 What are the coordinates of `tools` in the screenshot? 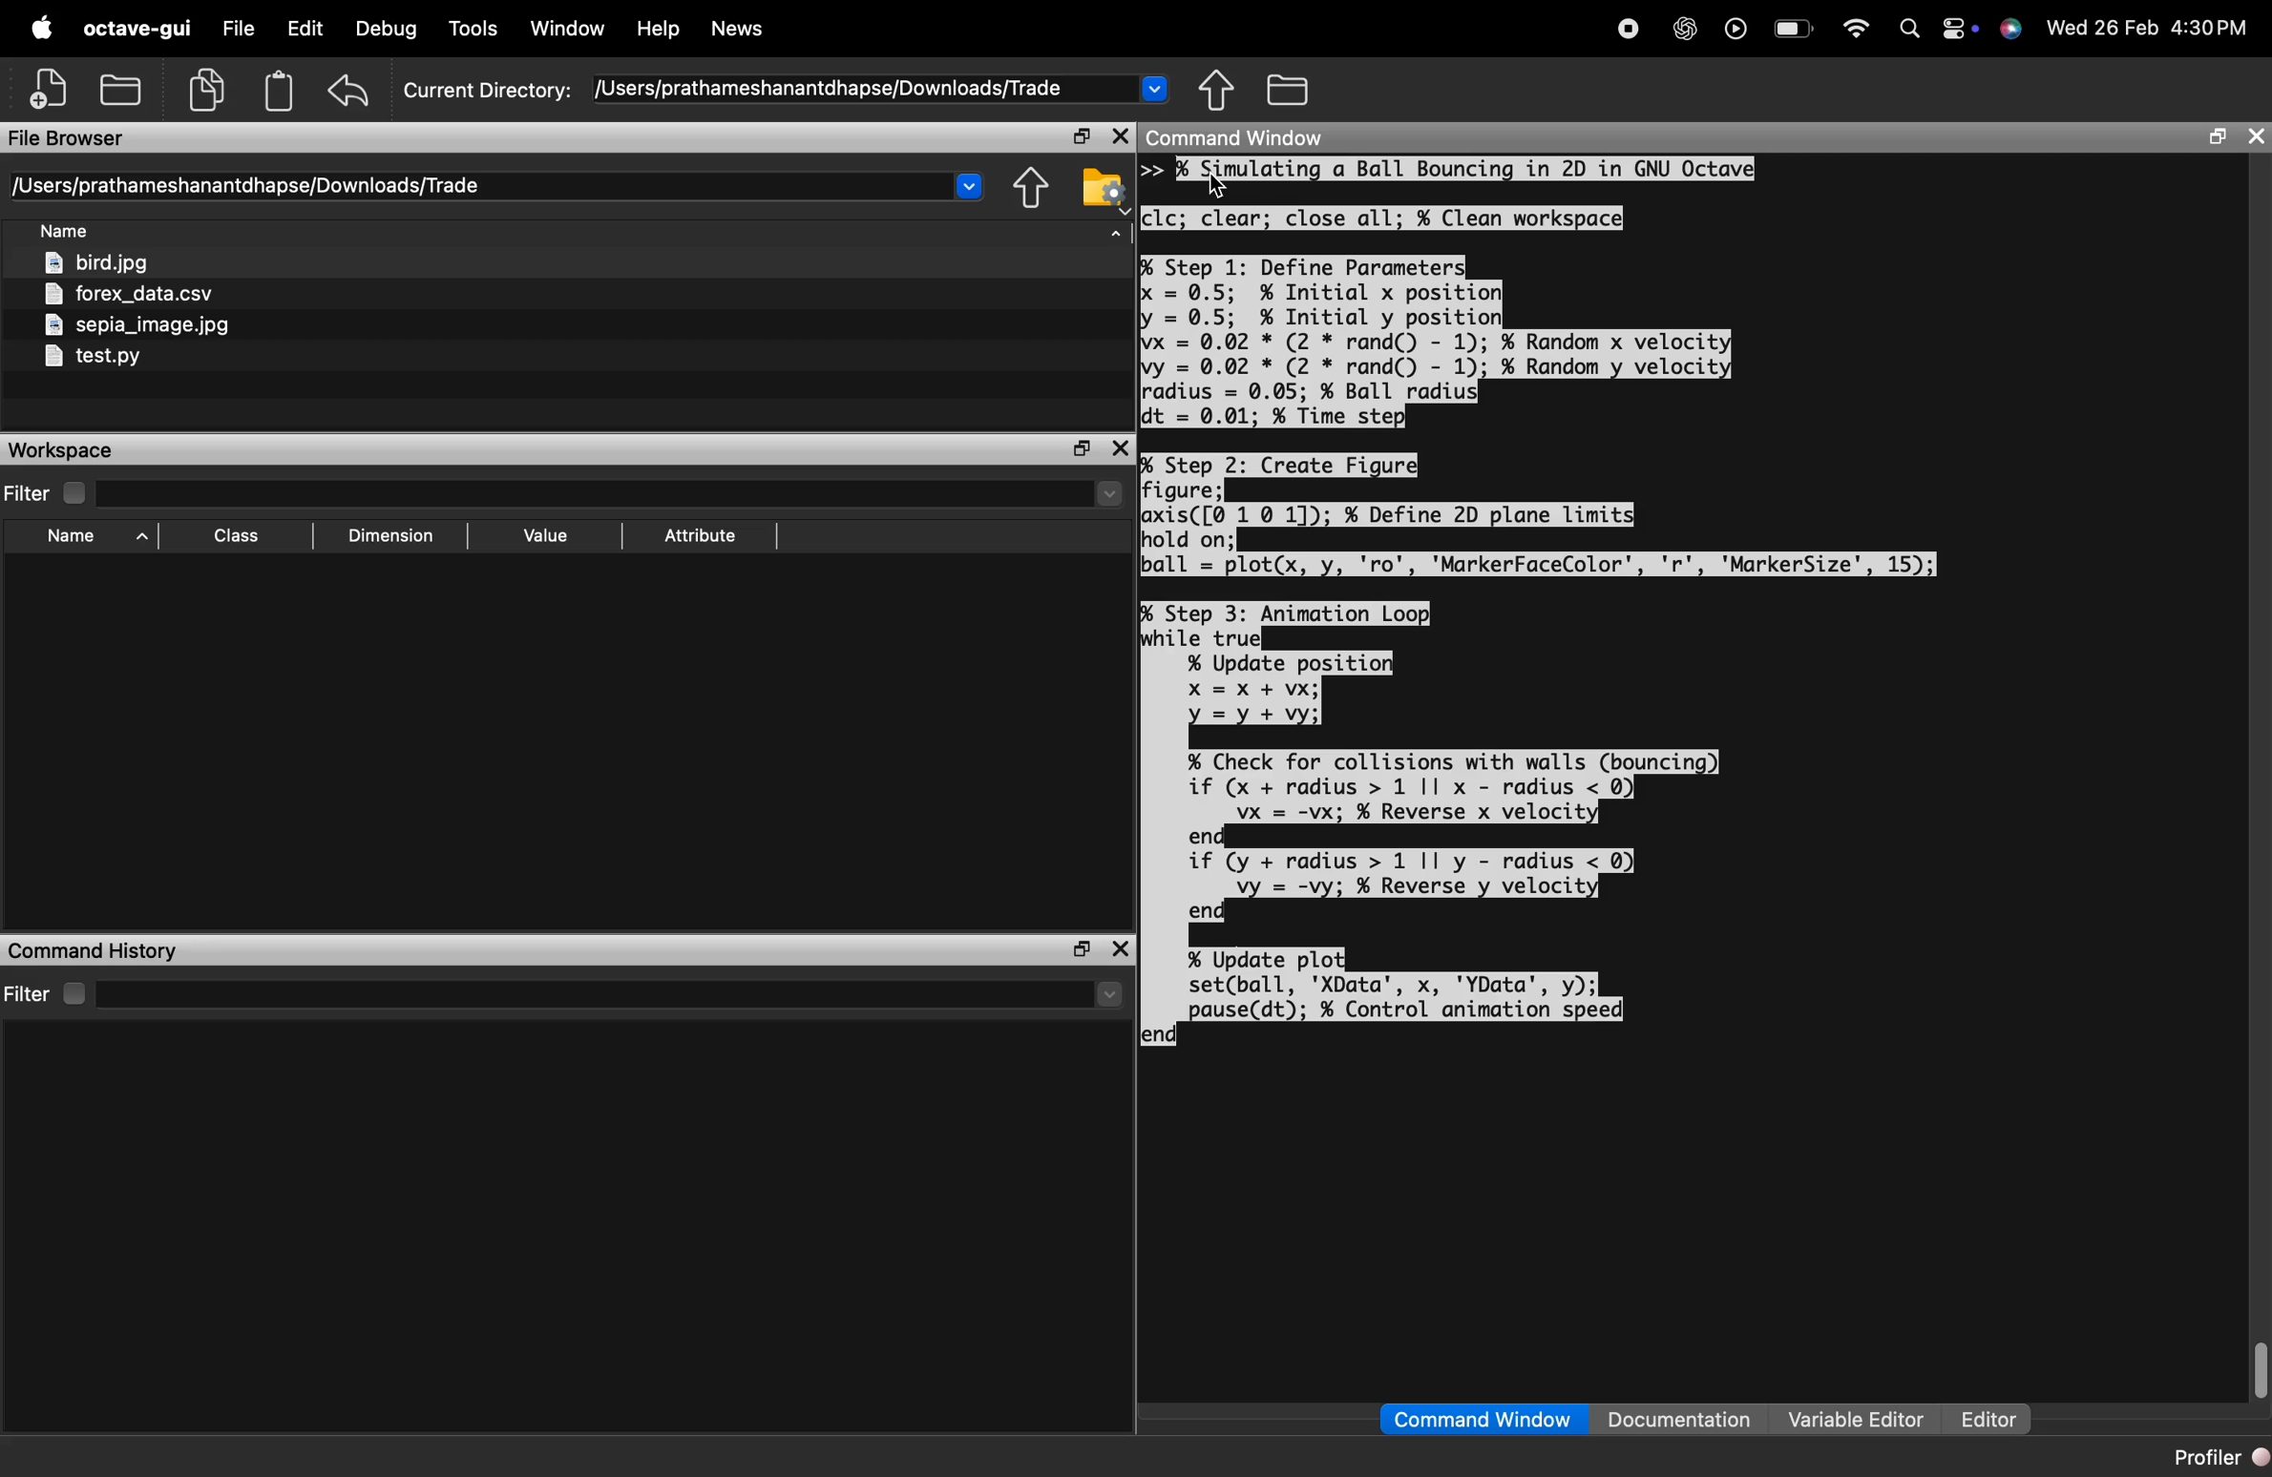 It's located at (476, 29).